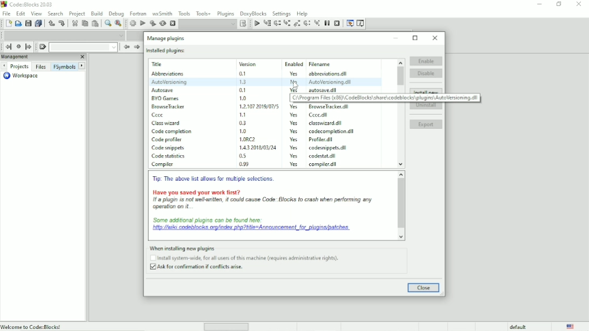 The height and width of the screenshot is (331, 589). What do you see at coordinates (19, 66) in the screenshot?
I see `Projects` at bounding box center [19, 66].